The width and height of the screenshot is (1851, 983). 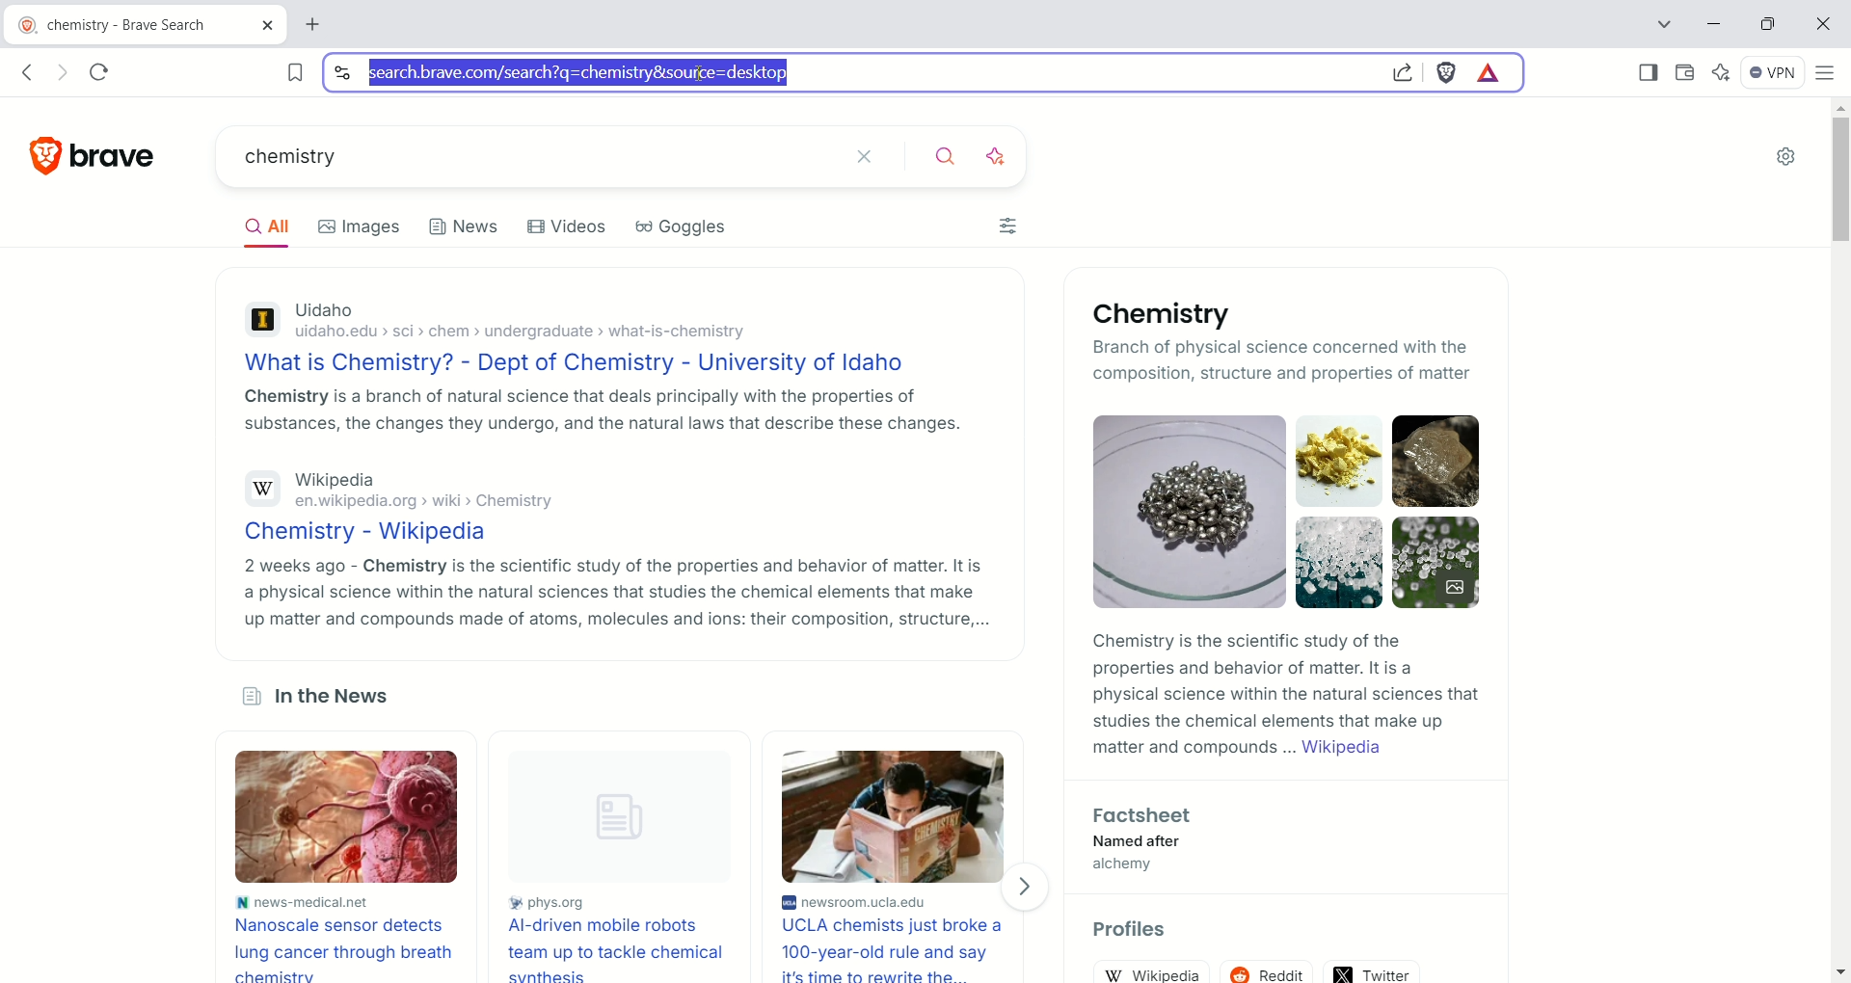 I want to click on reddit, so click(x=1269, y=972).